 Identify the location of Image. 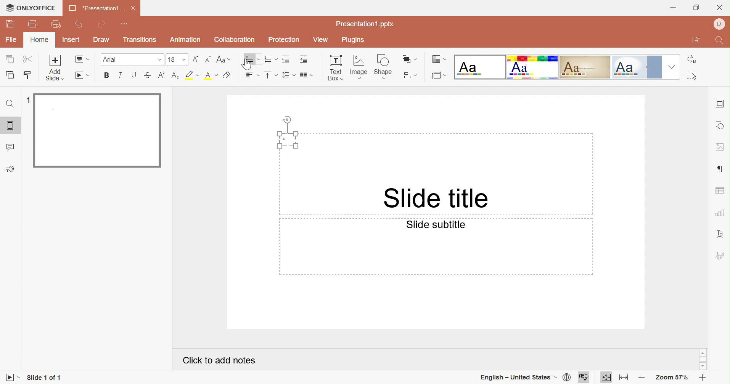
(360, 67).